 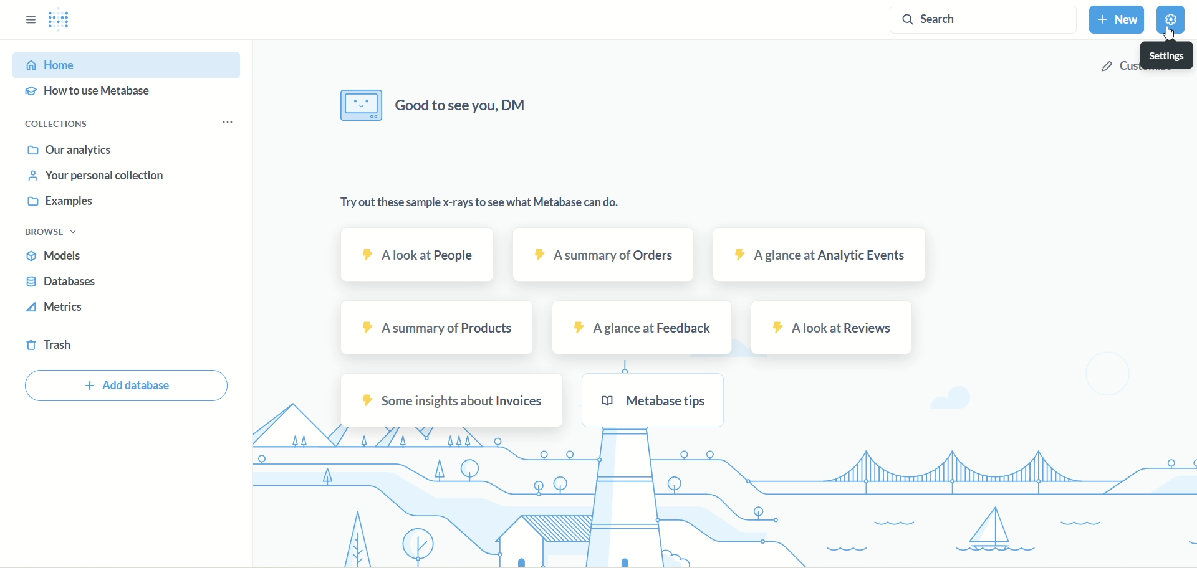 I want to click on Cursor, so click(x=1169, y=34).